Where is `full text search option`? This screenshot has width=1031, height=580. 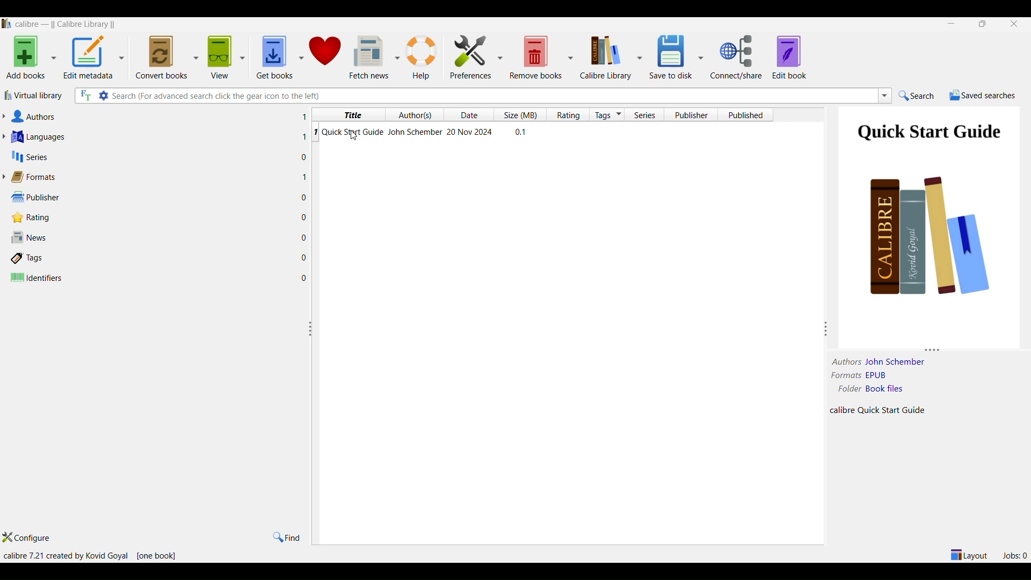
full text search option is located at coordinates (86, 95).